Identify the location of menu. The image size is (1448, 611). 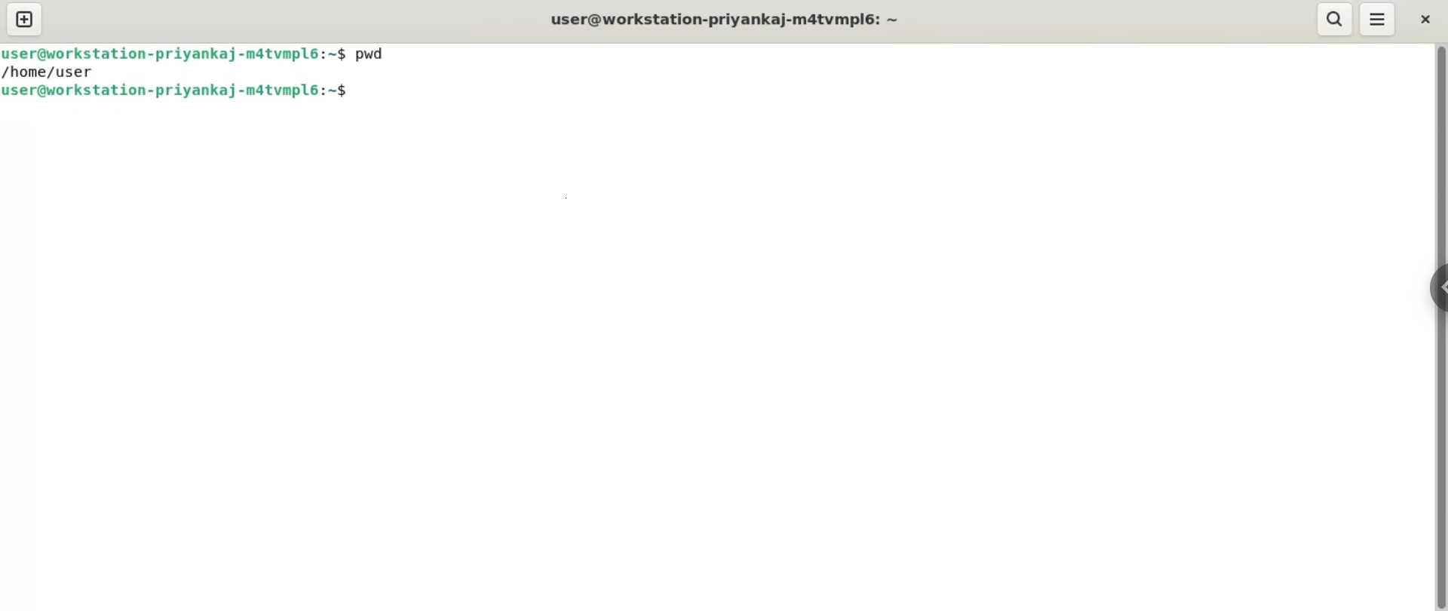
(1377, 20).